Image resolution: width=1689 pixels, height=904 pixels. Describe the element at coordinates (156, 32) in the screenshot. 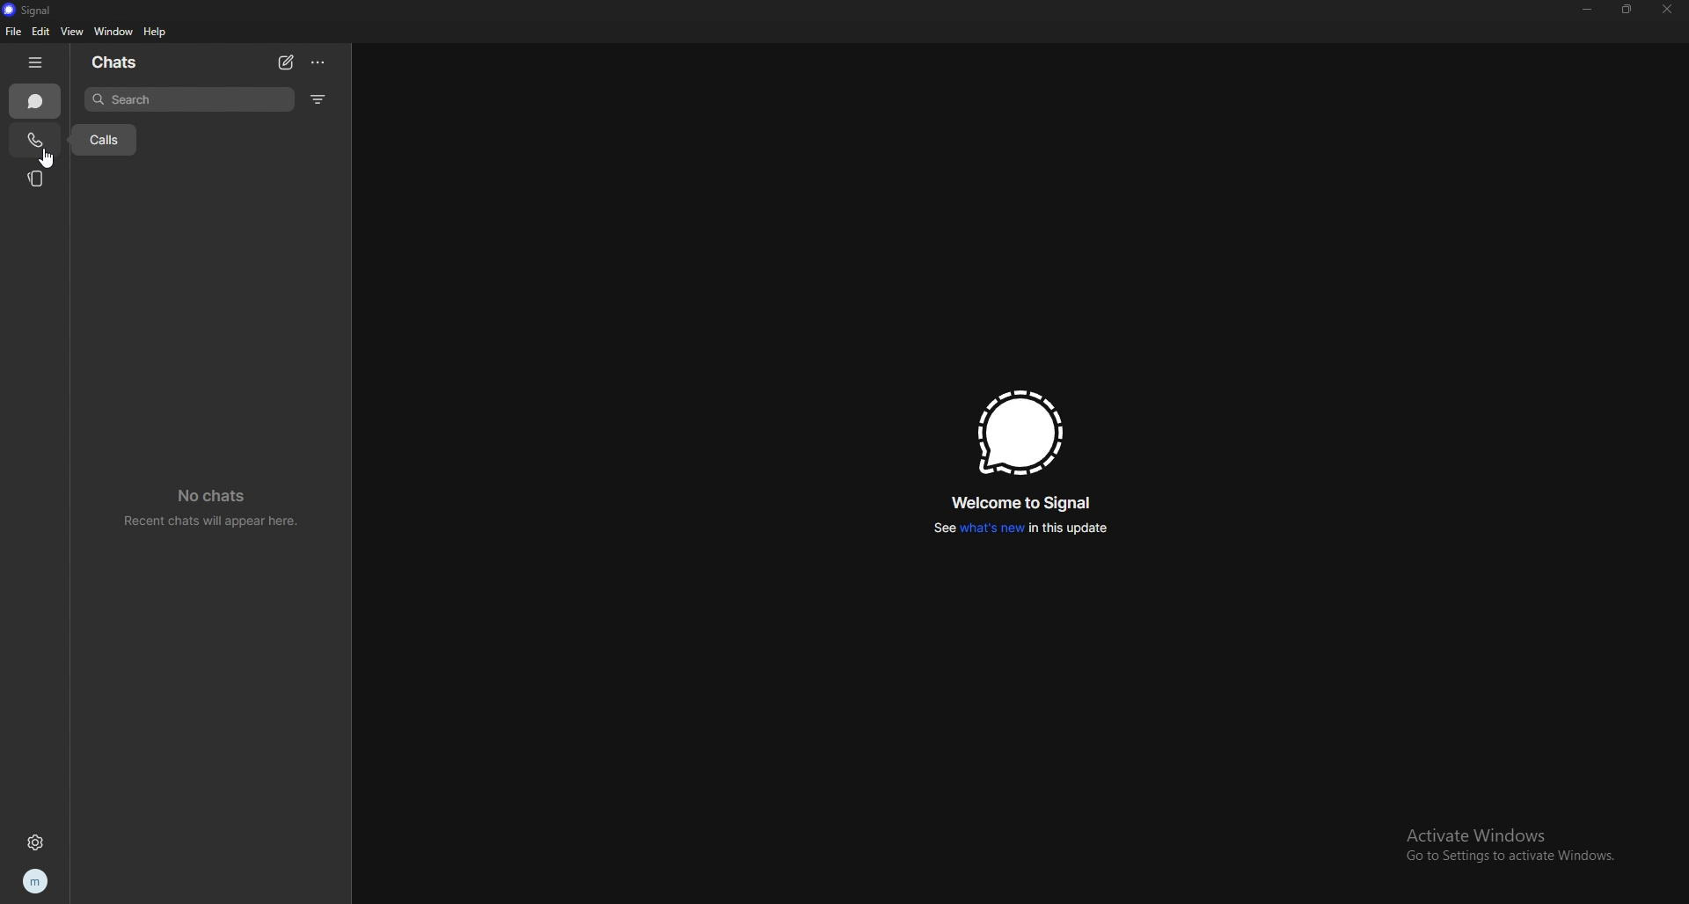

I see `help` at that location.